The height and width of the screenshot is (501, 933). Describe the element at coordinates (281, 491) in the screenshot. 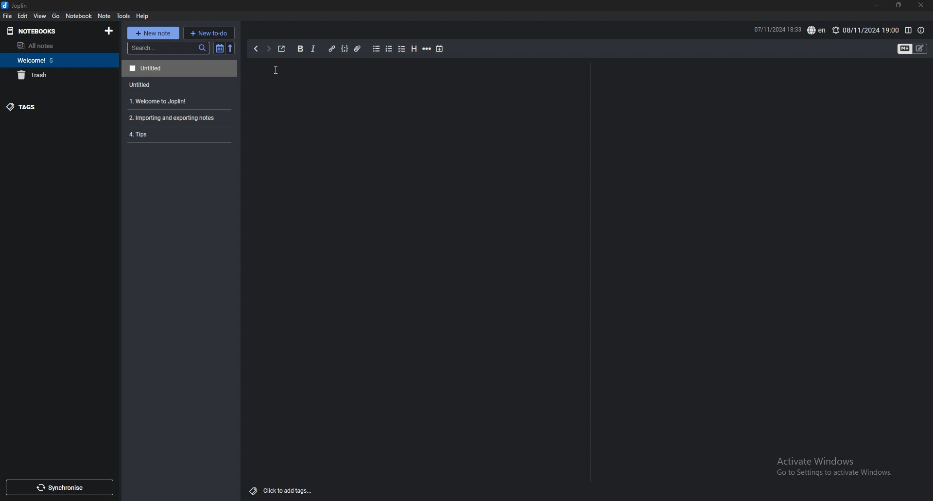

I see `add tags` at that location.